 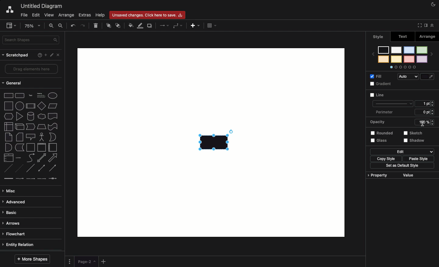 What do you see at coordinates (34, 259) in the screenshot?
I see `More shapes` at bounding box center [34, 259].